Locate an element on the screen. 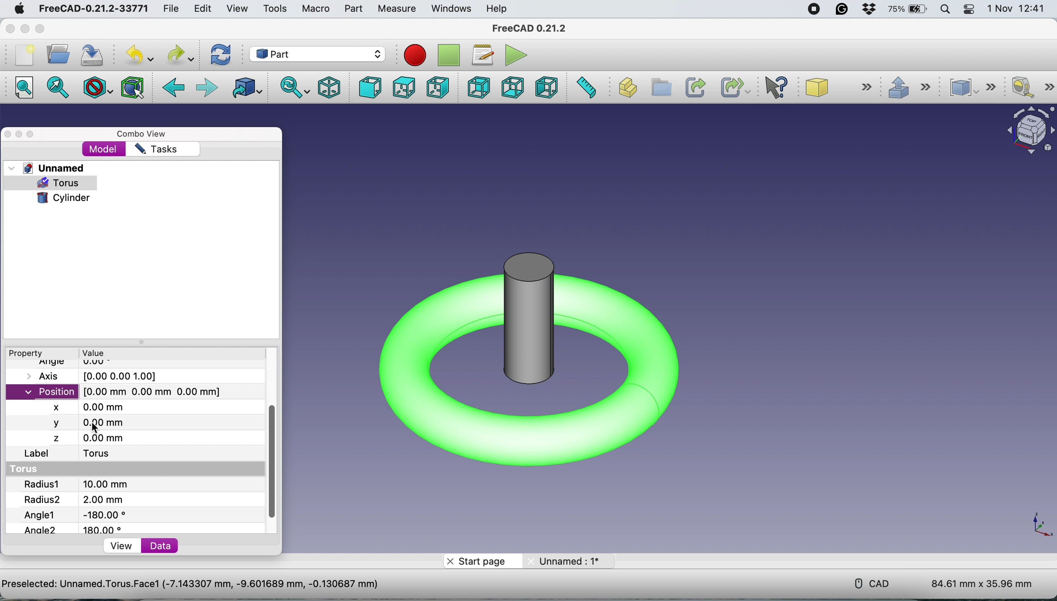 This screenshot has height=601, width=1057. help is located at coordinates (495, 9).